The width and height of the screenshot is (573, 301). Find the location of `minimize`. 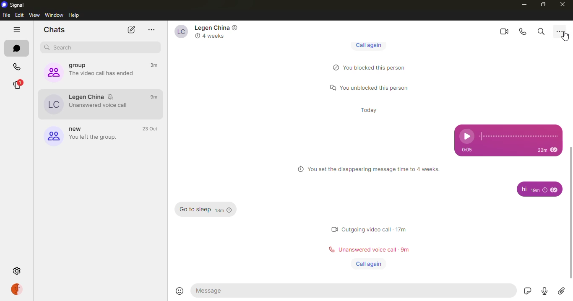

minimize is located at coordinates (522, 4).